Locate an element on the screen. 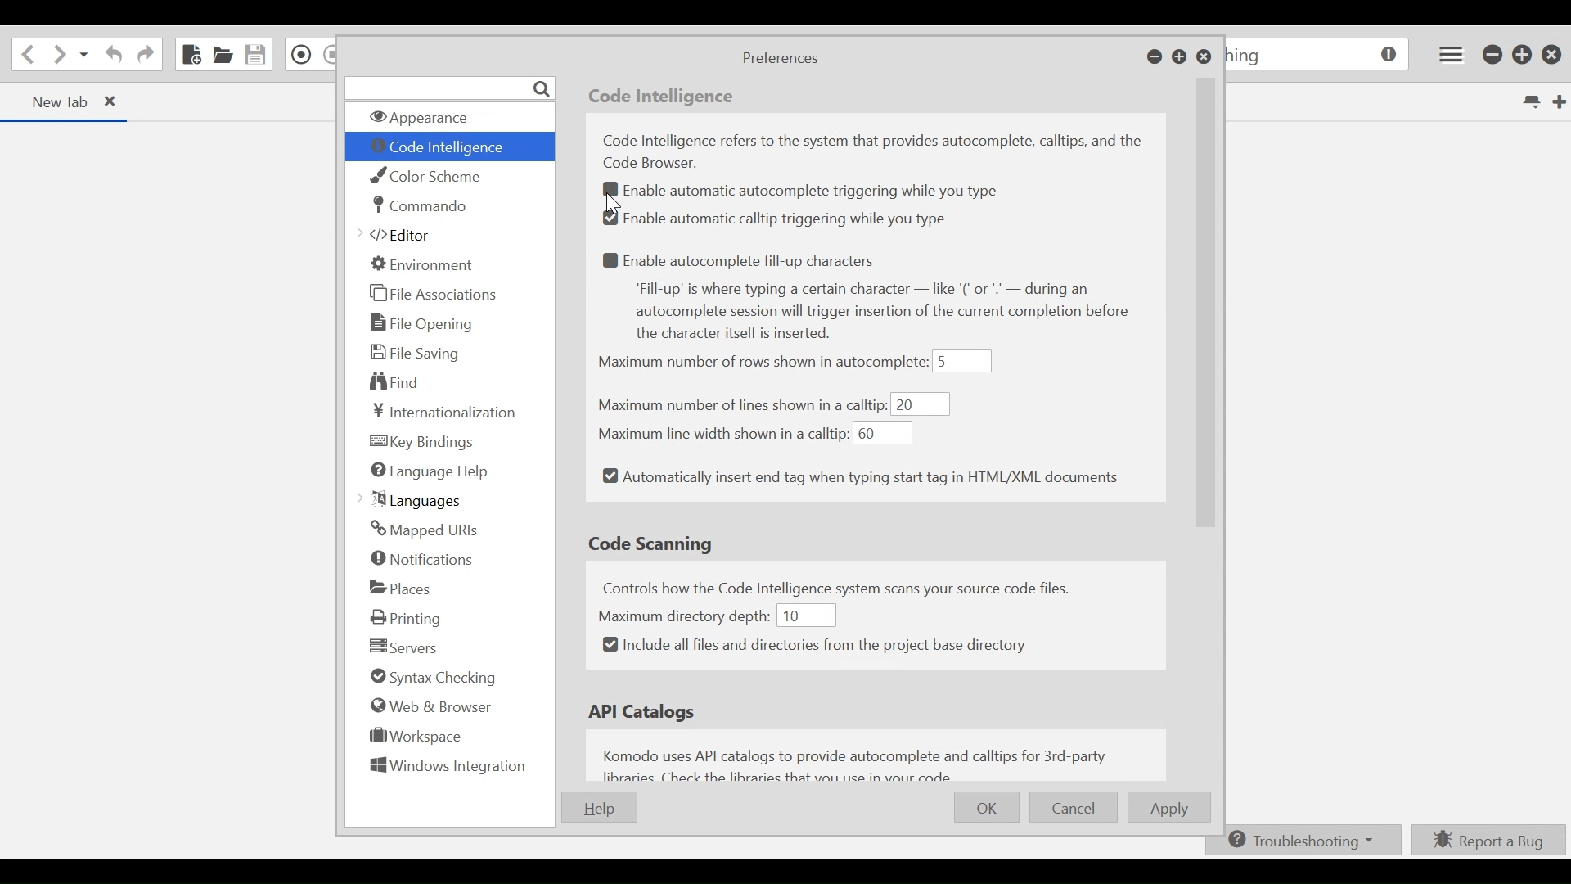  Include all files and directories from the project base directory is located at coordinates (815, 645).